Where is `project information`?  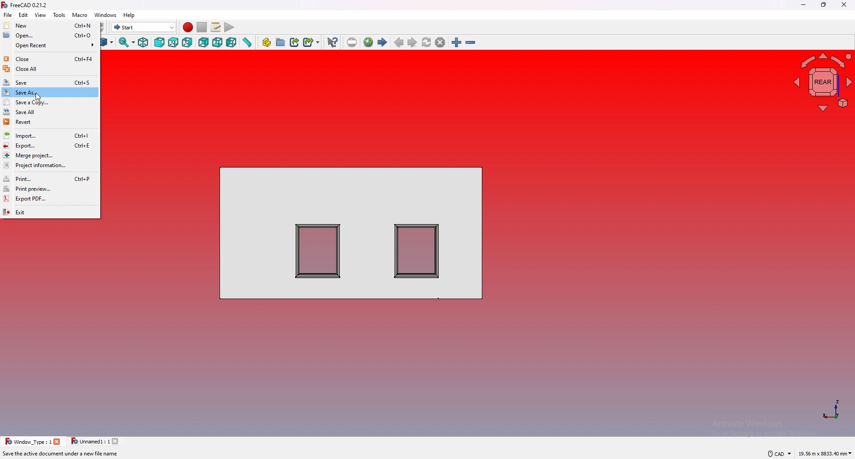
project information is located at coordinates (50, 166).